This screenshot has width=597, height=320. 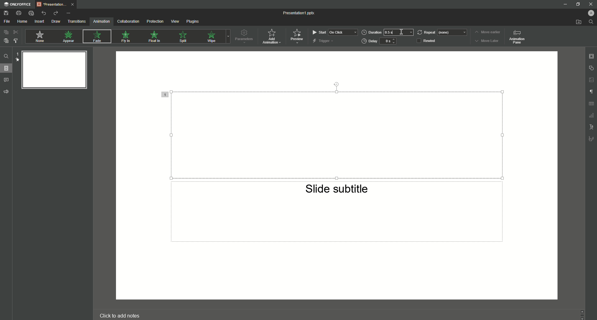 I want to click on Cursor, so click(x=402, y=32).